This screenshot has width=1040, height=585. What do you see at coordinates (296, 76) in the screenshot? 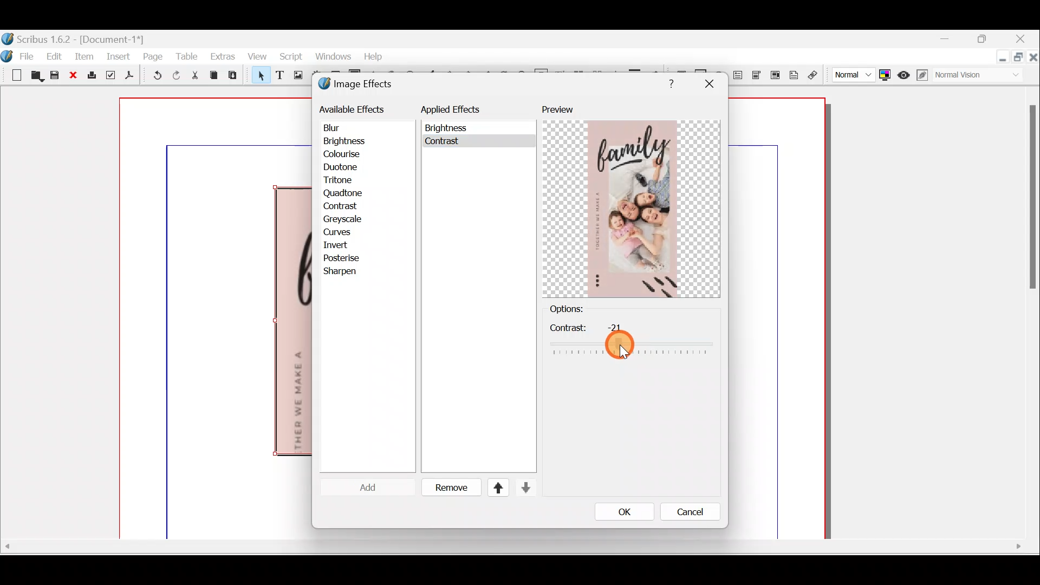
I see `Image frame` at bounding box center [296, 76].